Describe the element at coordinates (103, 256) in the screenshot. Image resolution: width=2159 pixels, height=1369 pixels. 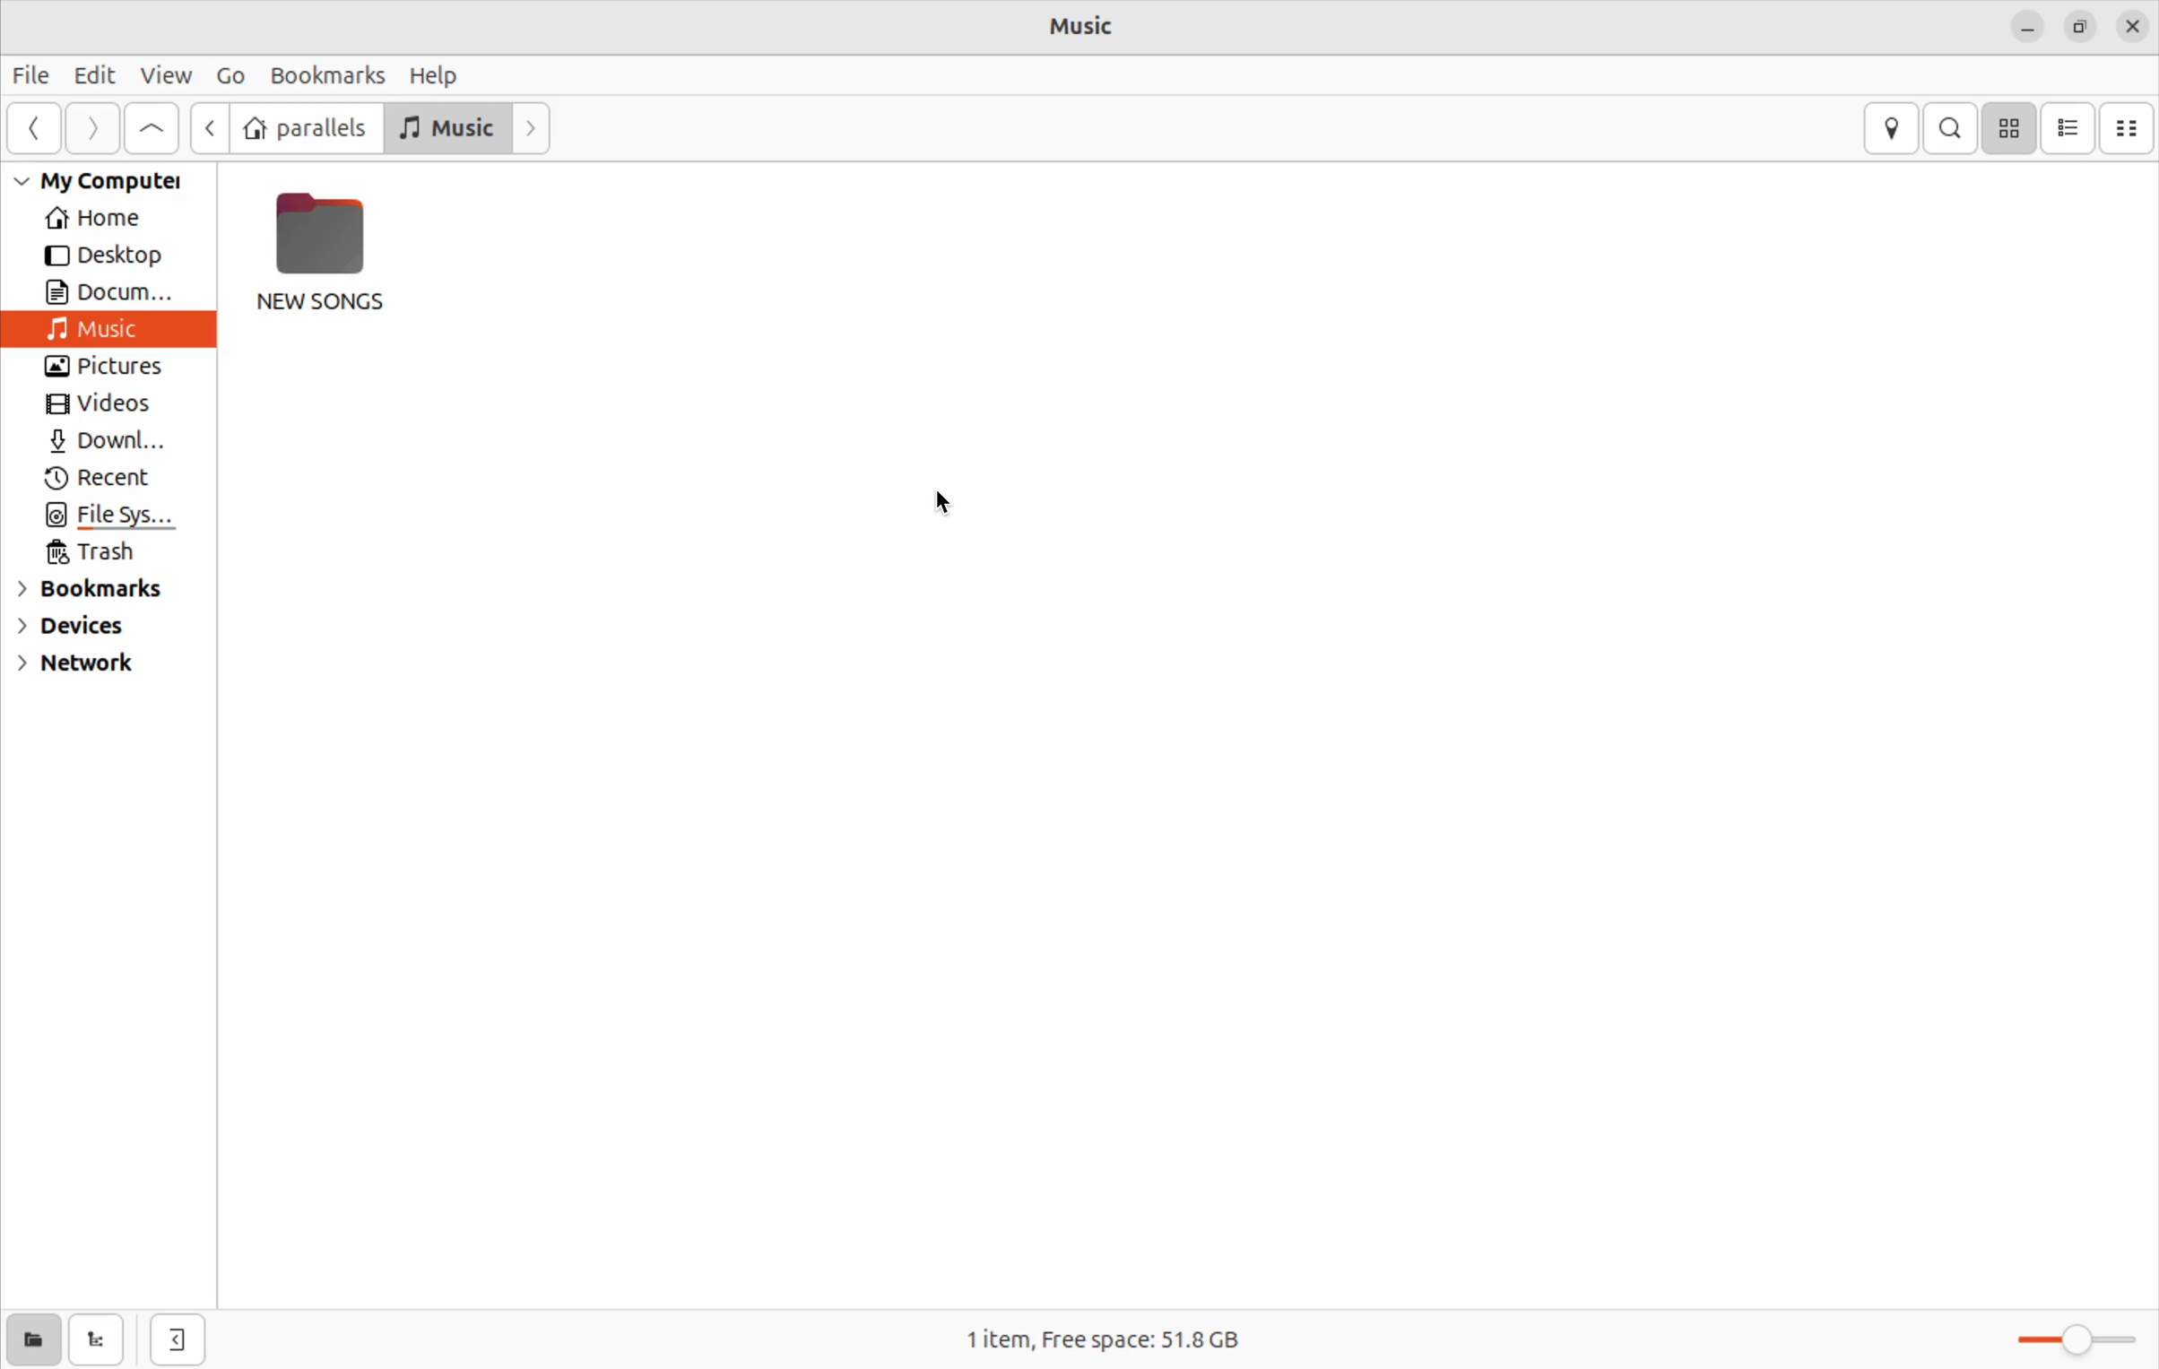
I see `Desktop` at that location.